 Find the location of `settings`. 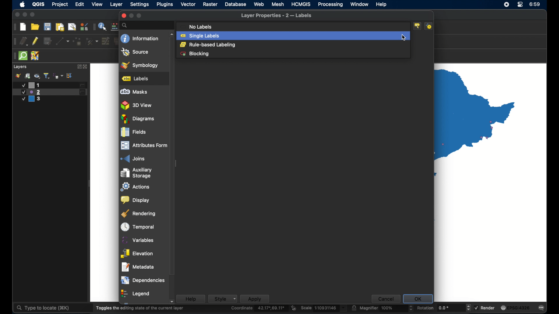

settings is located at coordinates (139, 5).